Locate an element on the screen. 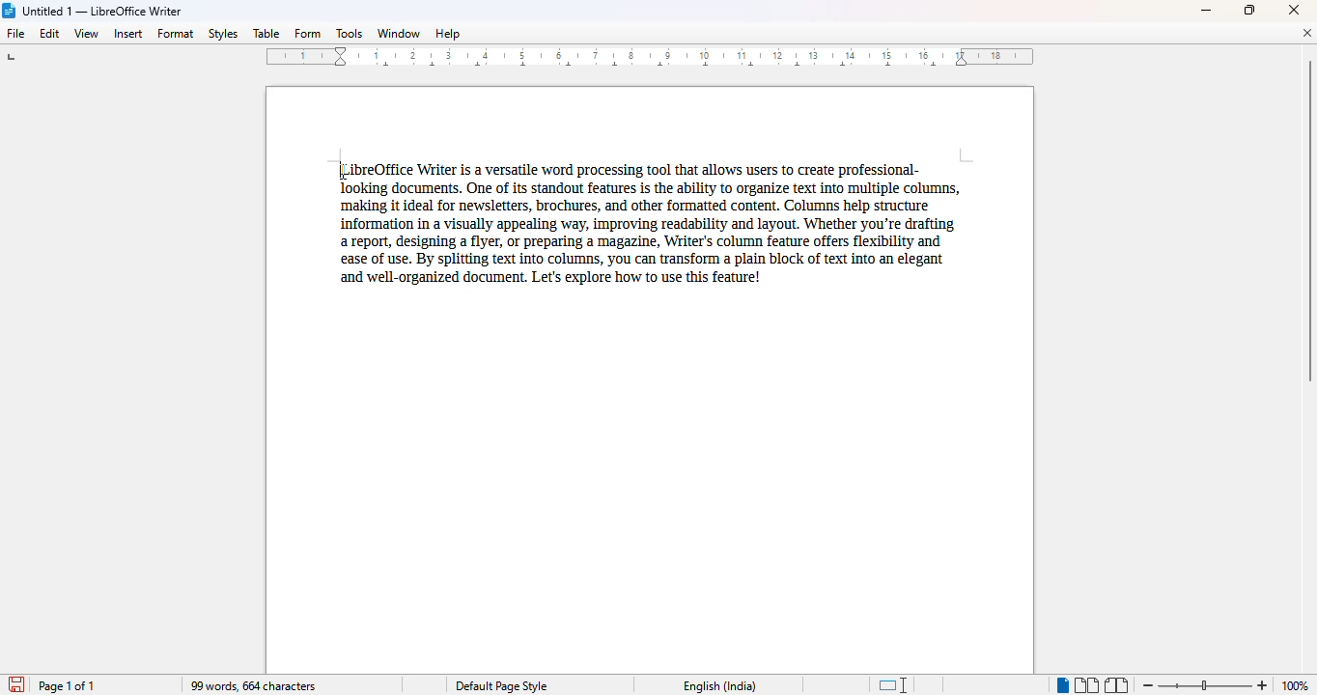 Image resolution: width=1317 pixels, height=695 pixels. English (India) is located at coordinates (719, 686).